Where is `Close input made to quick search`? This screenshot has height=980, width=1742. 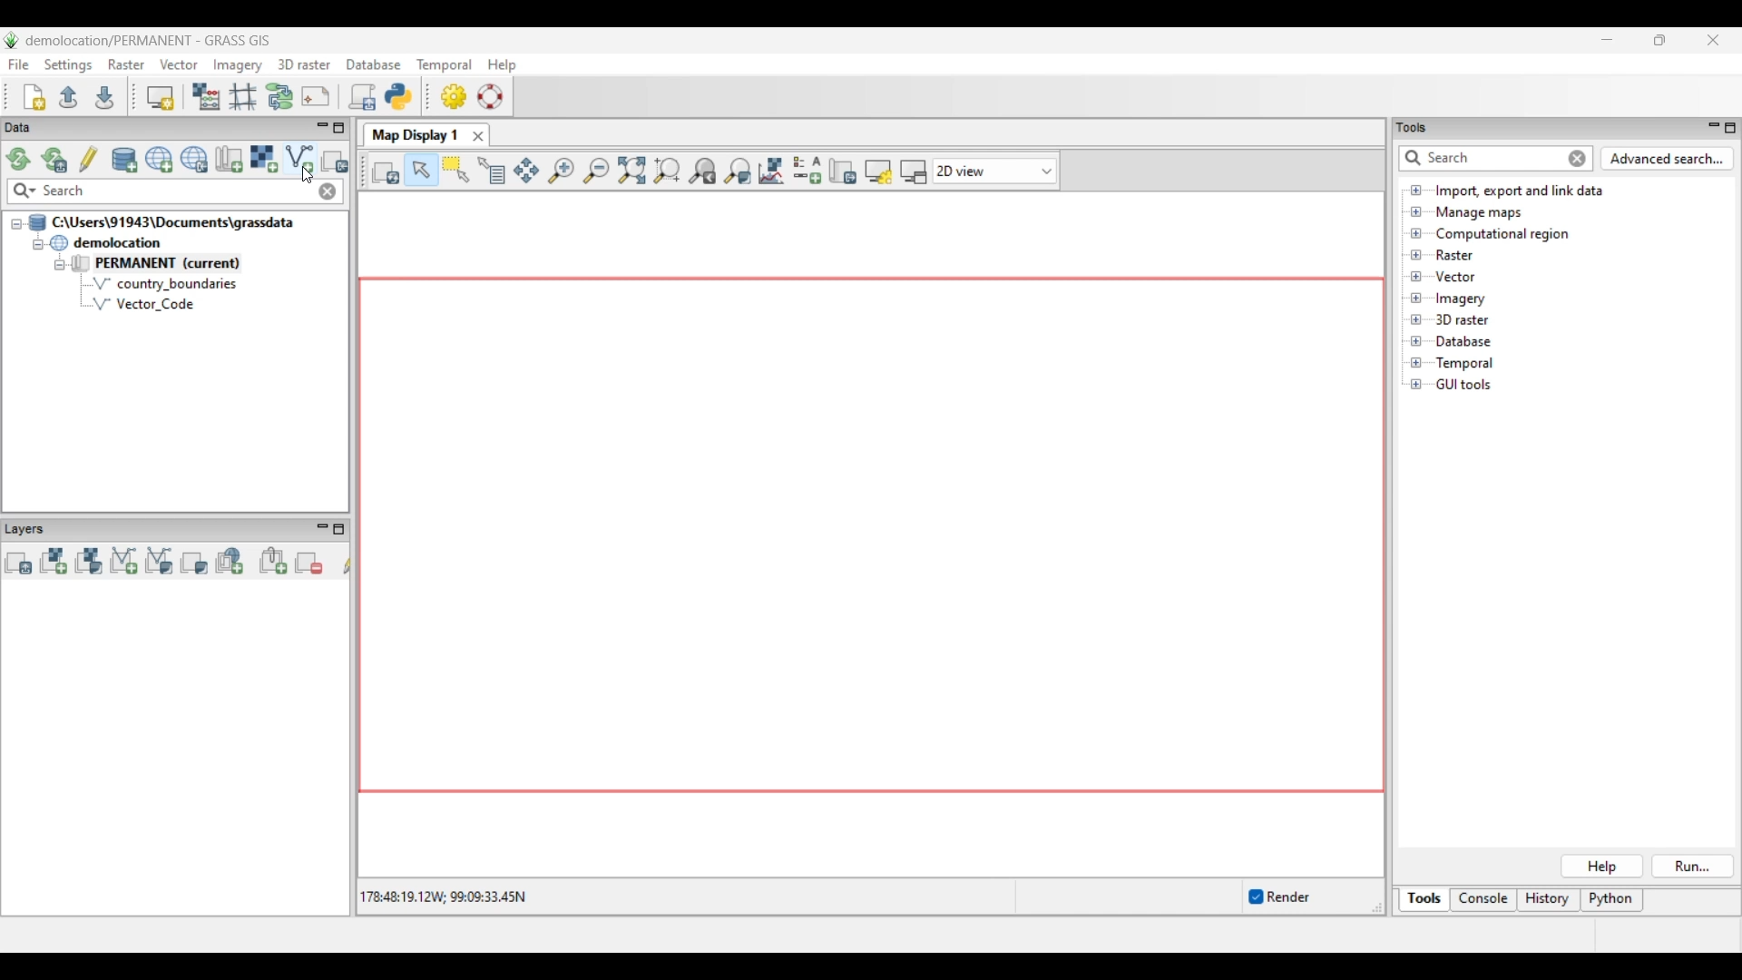 Close input made to quick search is located at coordinates (328, 191).